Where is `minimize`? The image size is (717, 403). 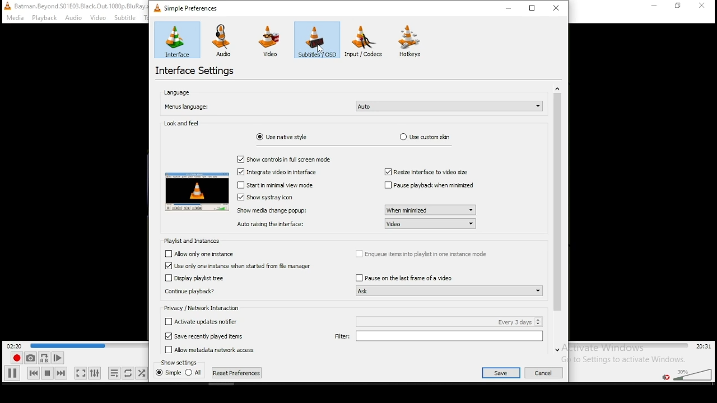
minimize is located at coordinates (508, 7).